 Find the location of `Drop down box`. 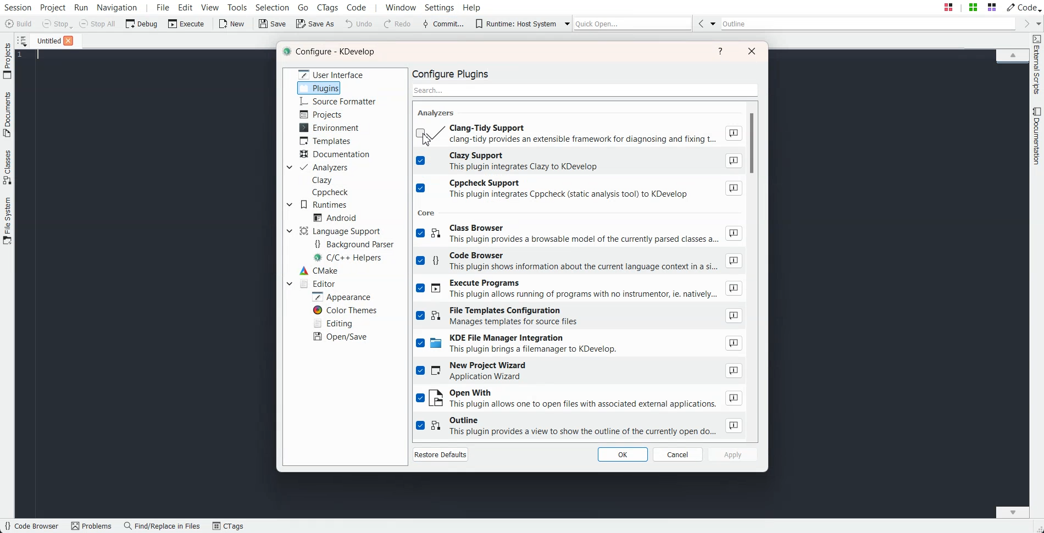

Drop down box is located at coordinates (289, 283).